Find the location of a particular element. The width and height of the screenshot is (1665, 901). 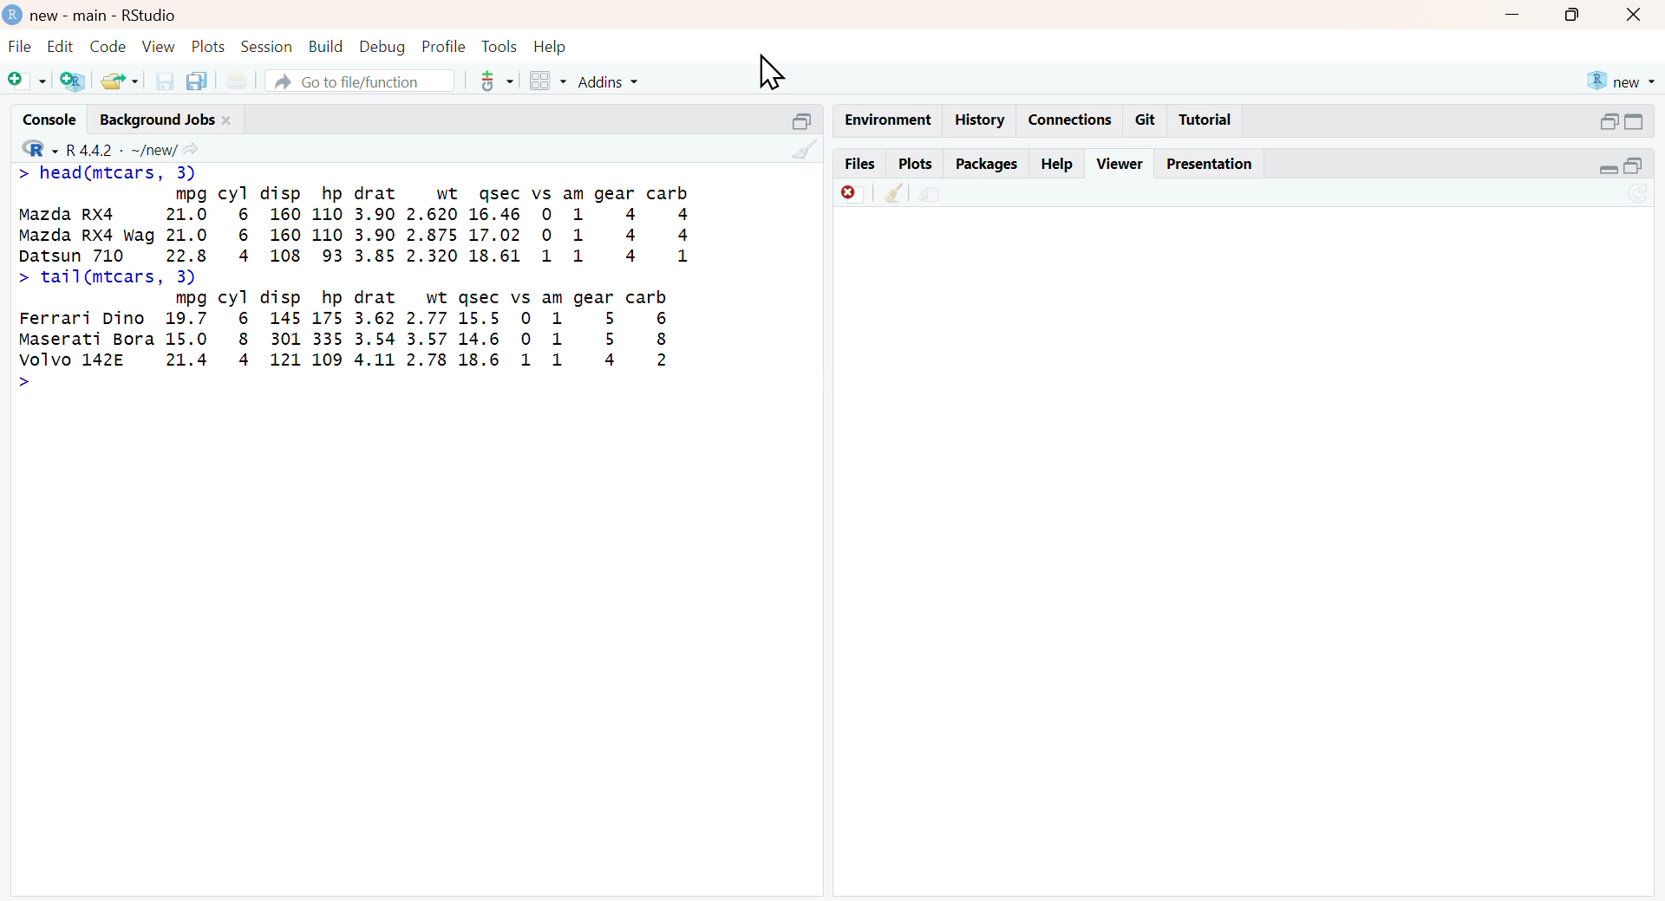

minimize/maximize is located at coordinates (1623, 121).